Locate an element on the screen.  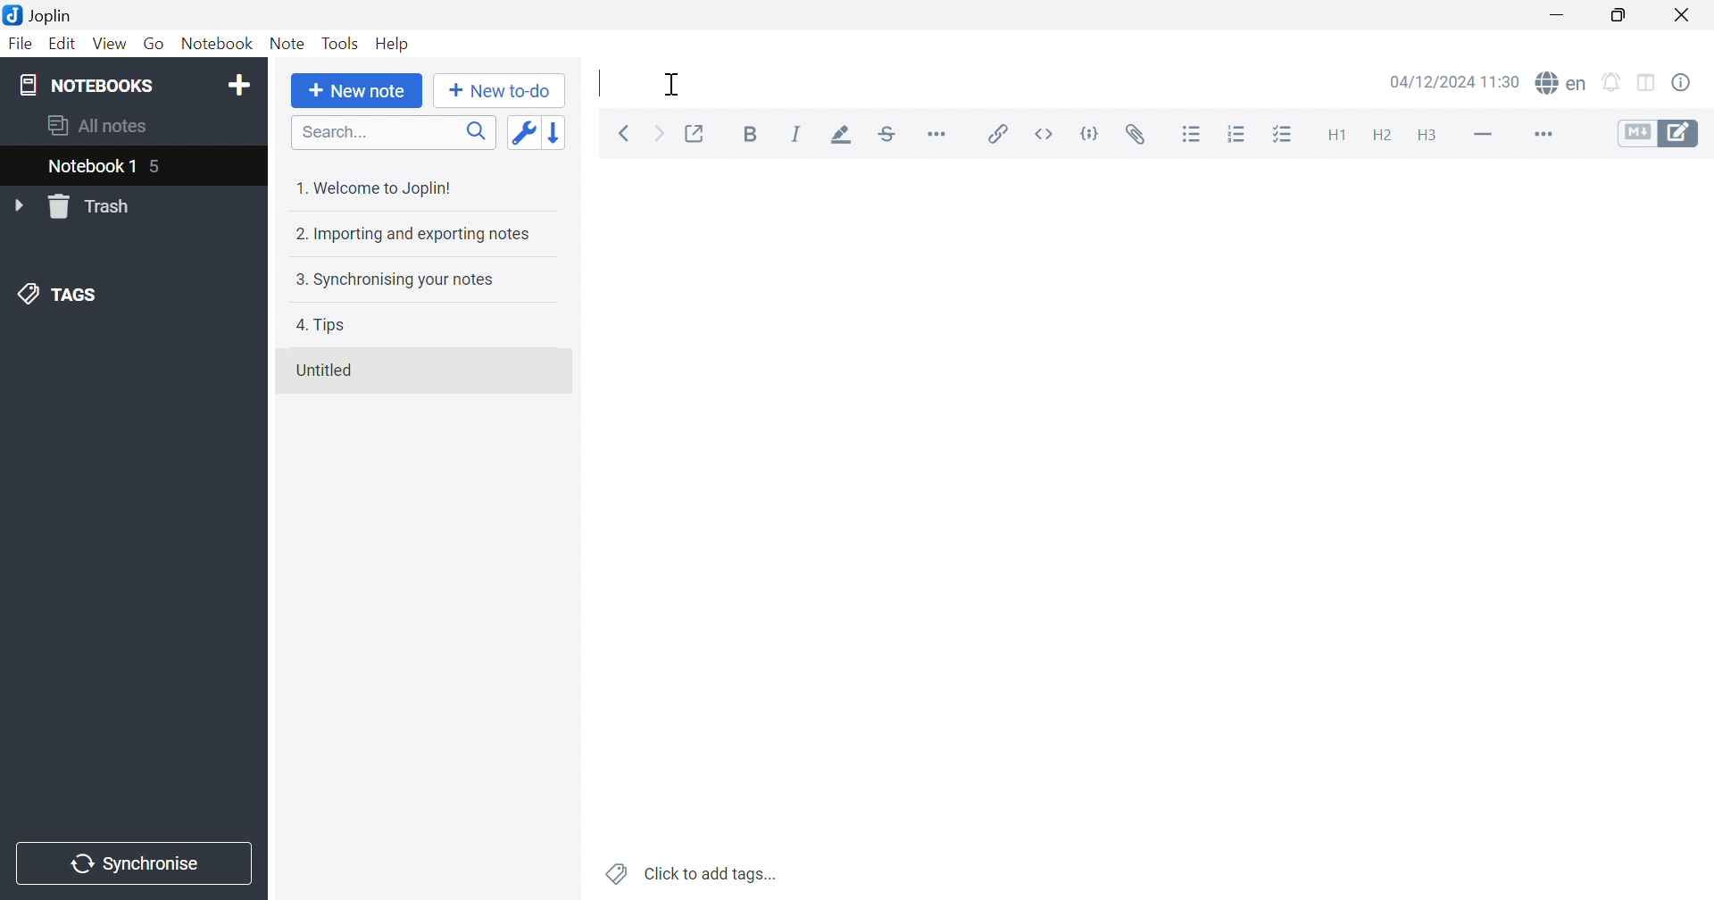
Drop Down is located at coordinates (19, 204).